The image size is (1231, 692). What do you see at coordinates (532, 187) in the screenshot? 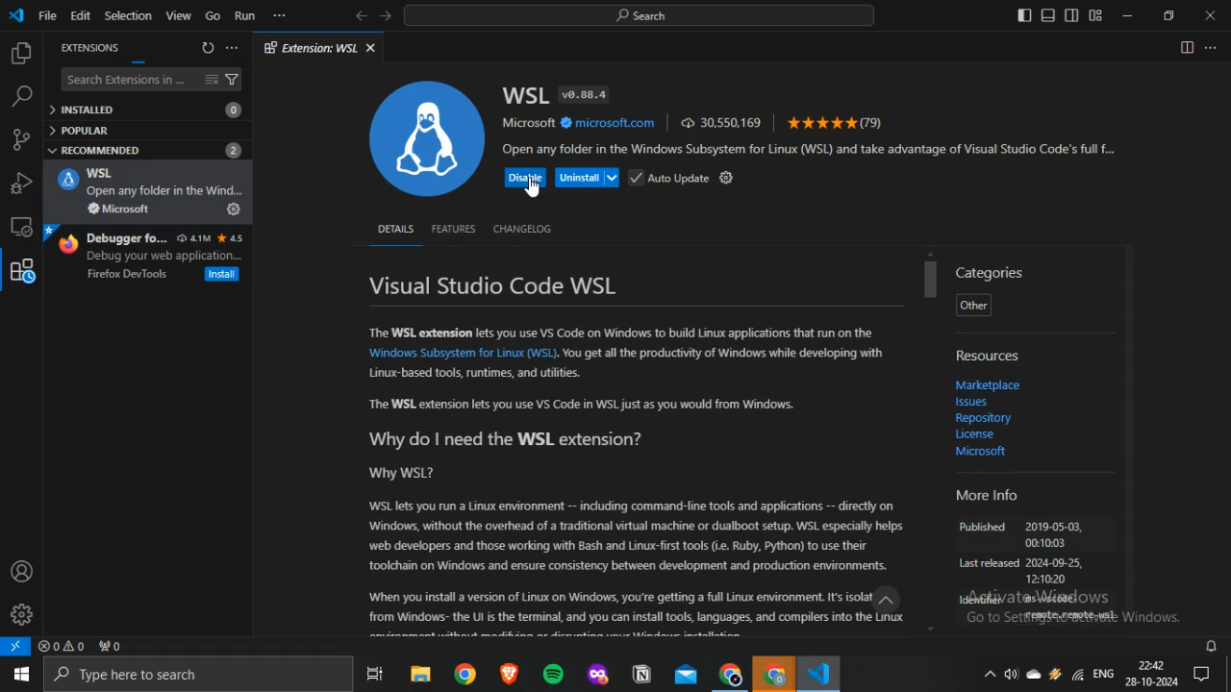
I see `cursor` at bounding box center [532, 187].